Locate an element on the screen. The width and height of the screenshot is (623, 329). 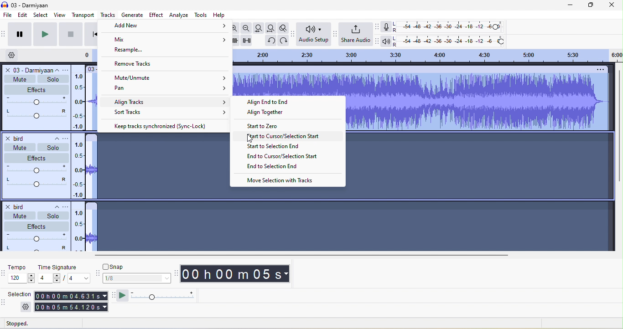
align end to end is located at coordinates (272, 103).